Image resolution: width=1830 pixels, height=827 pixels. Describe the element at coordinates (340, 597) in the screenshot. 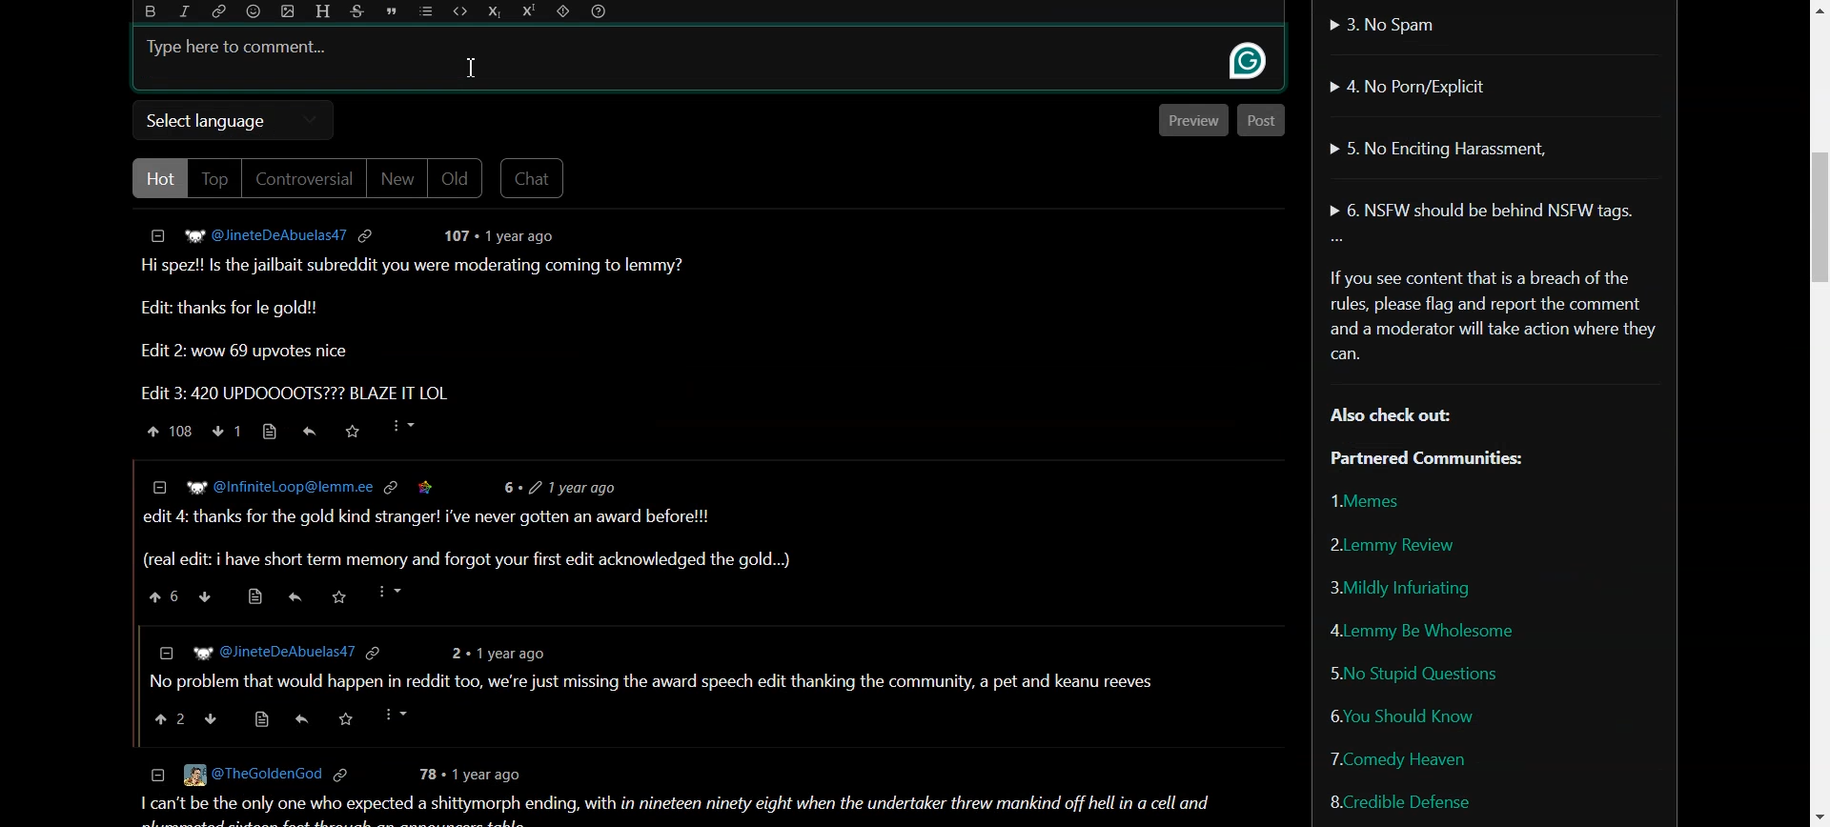

I see `save` at that location.